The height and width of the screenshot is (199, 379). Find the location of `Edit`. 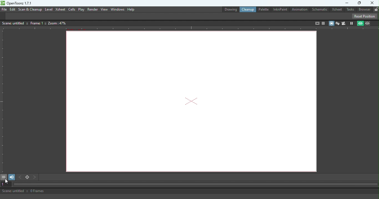

Edit is located at coordinates (12, 9).